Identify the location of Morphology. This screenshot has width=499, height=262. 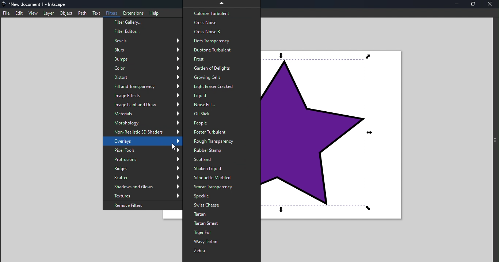
(142, 122).